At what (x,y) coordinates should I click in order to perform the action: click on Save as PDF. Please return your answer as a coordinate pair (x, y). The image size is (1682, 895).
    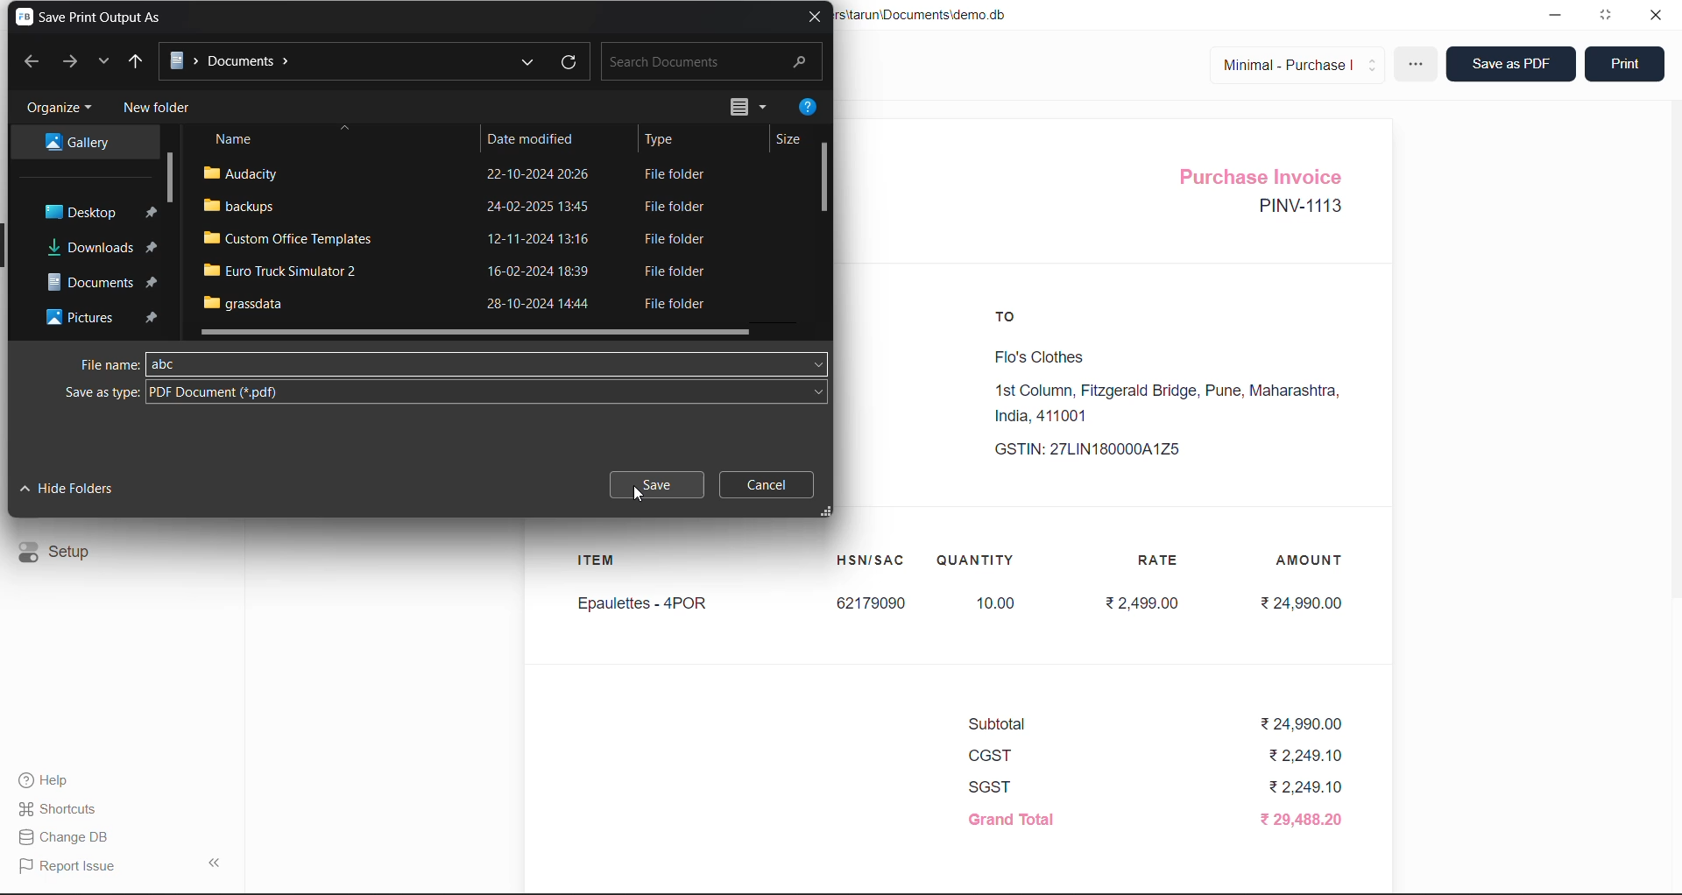
    Looking at the image, I should click on (1512, 63).